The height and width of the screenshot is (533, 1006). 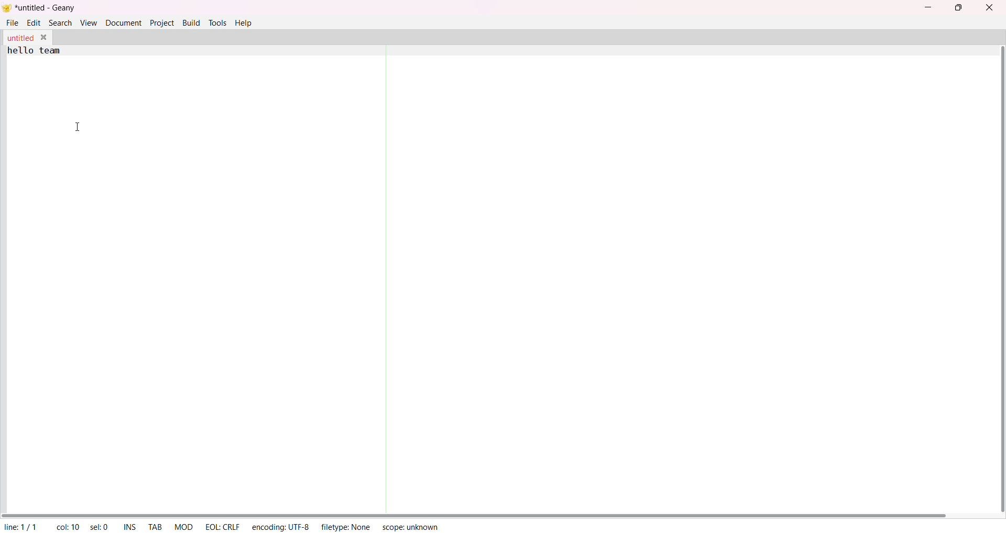 What do you see at coordinates (185, 526) in the screenshot?
I see `MOD` at bounding box center [185, 526].